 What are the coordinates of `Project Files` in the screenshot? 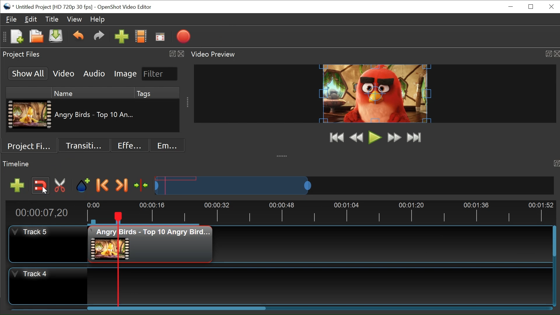 It's located at (30, 147).